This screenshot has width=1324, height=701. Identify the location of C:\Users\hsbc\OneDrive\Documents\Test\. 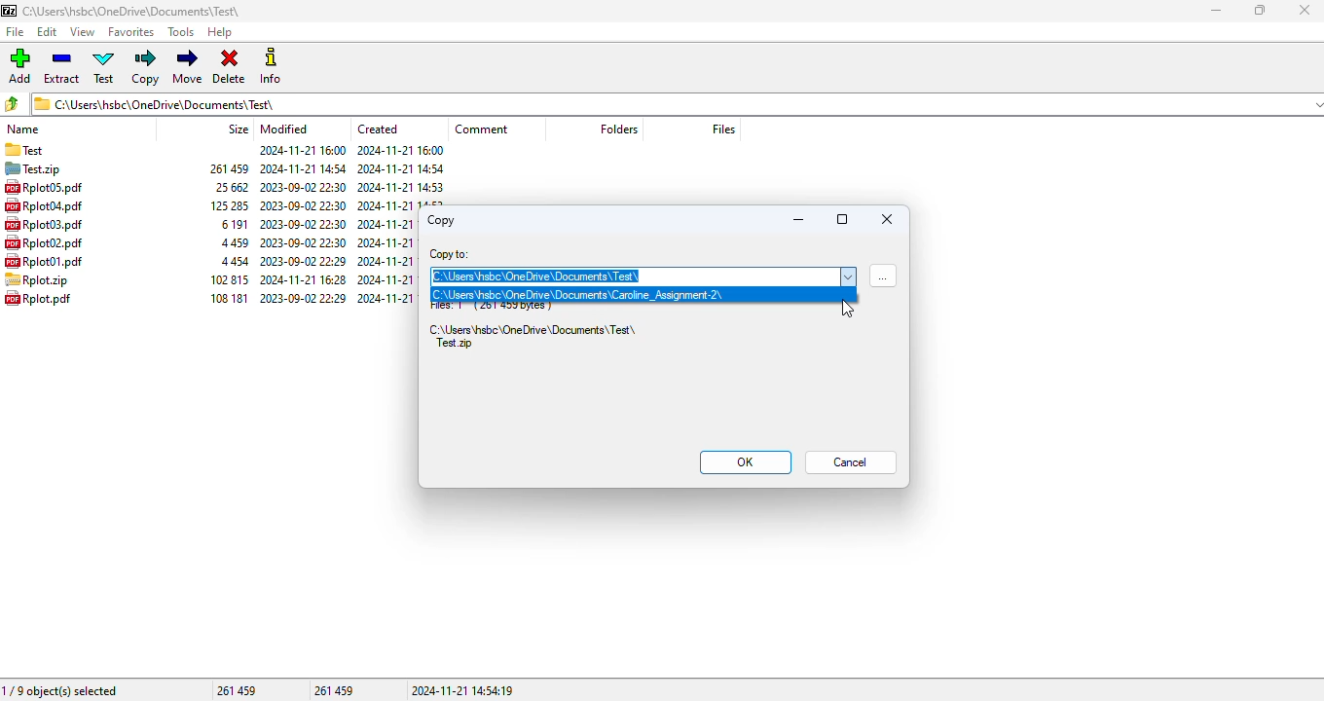
(537, 276).